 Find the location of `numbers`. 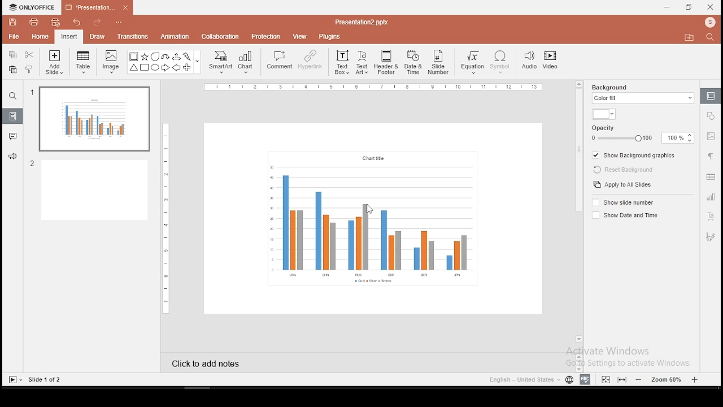

numbers is located at coordinates (33, 129).